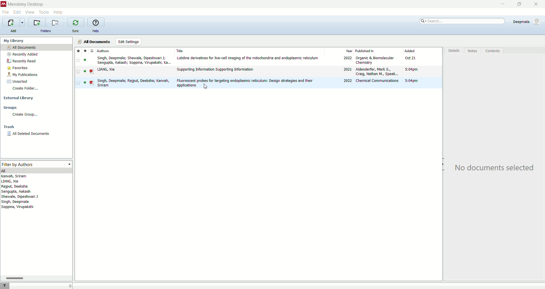 The width and height of the screenshot is (545, 289). I want to click on external library, so click(17, 98).